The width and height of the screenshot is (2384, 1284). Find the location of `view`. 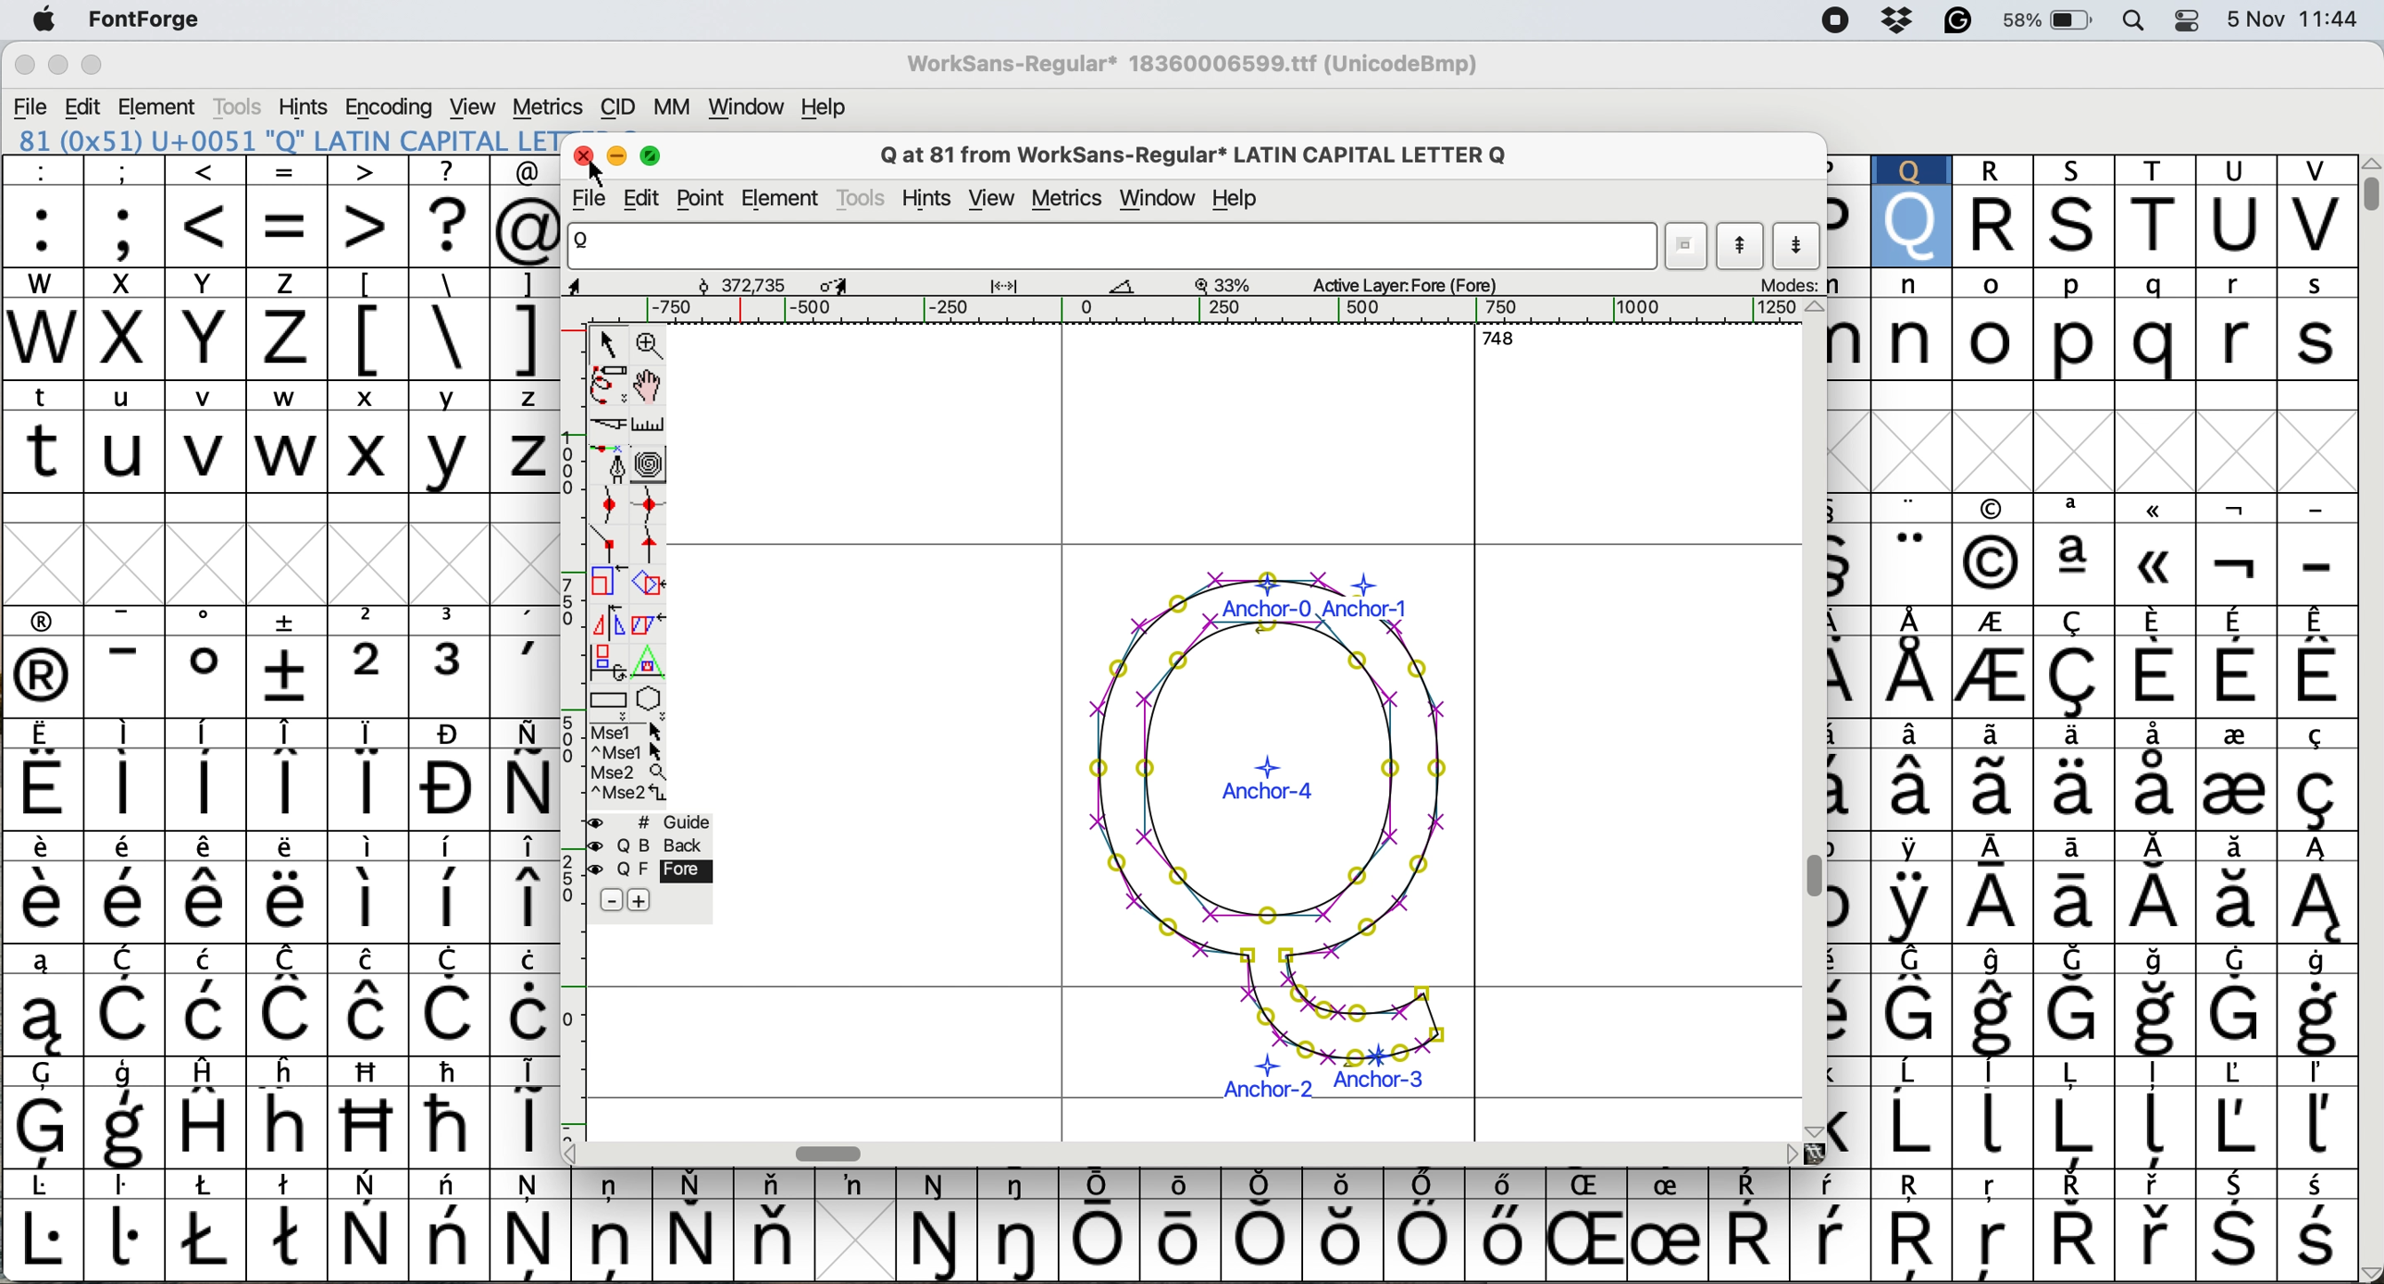

view is located at coordinates (478, 105).